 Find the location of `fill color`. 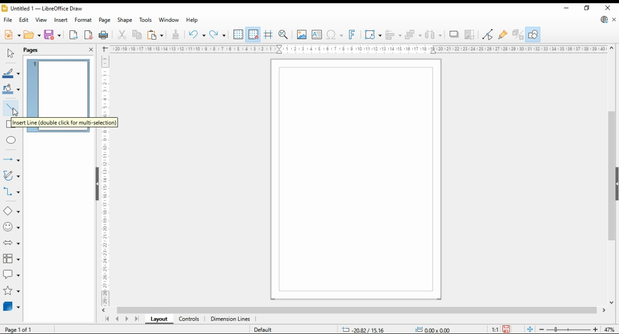

fill color is located at coordinates (11, 89).